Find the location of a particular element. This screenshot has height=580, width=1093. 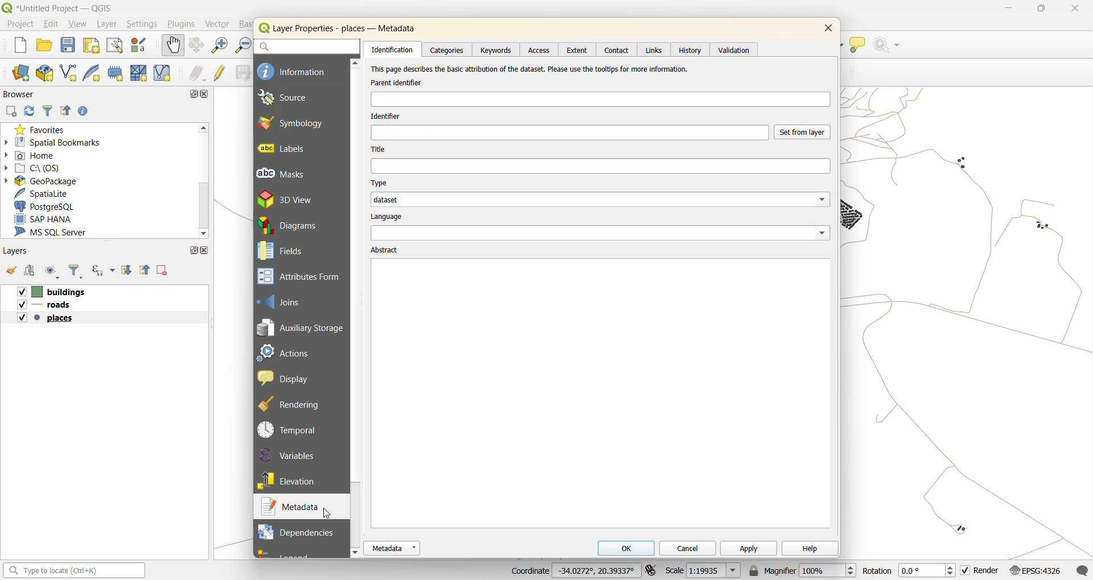

edits is located at coordinates (195, 76).